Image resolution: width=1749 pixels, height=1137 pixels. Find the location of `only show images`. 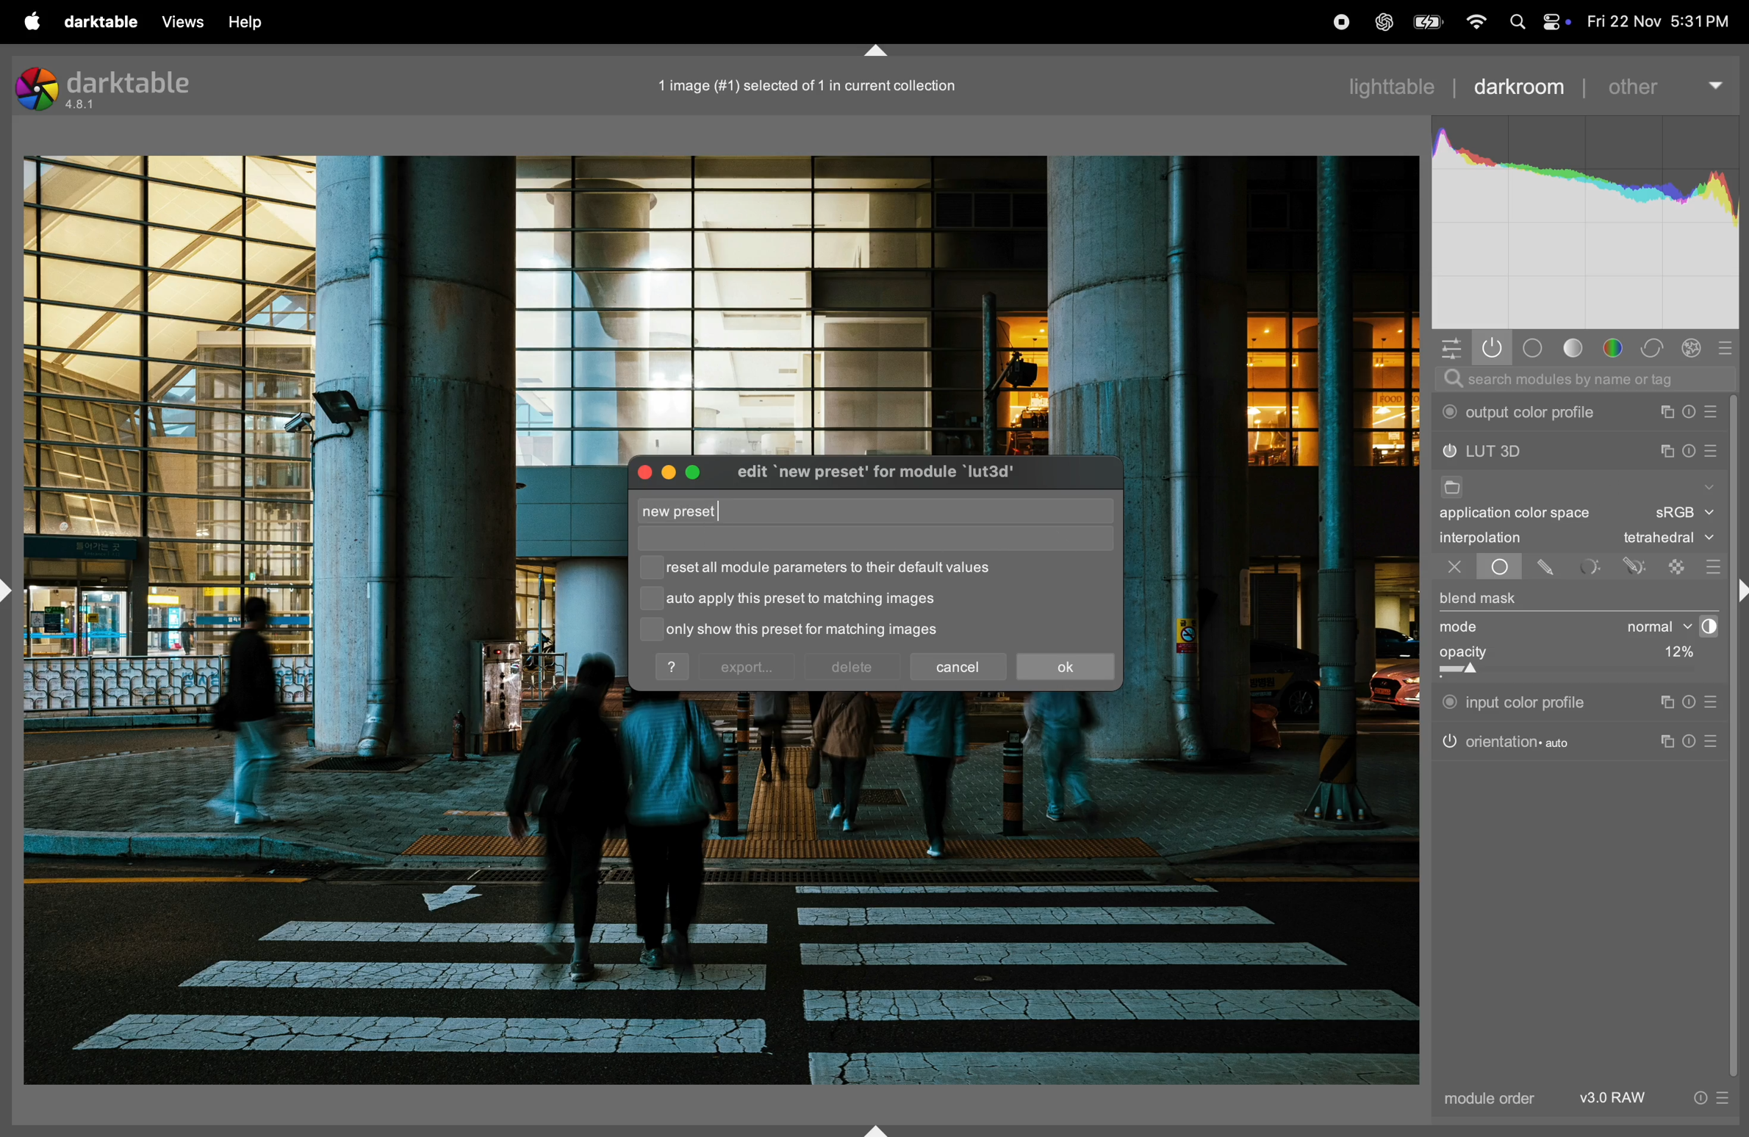

only show images is located at coordinates (822, 631).